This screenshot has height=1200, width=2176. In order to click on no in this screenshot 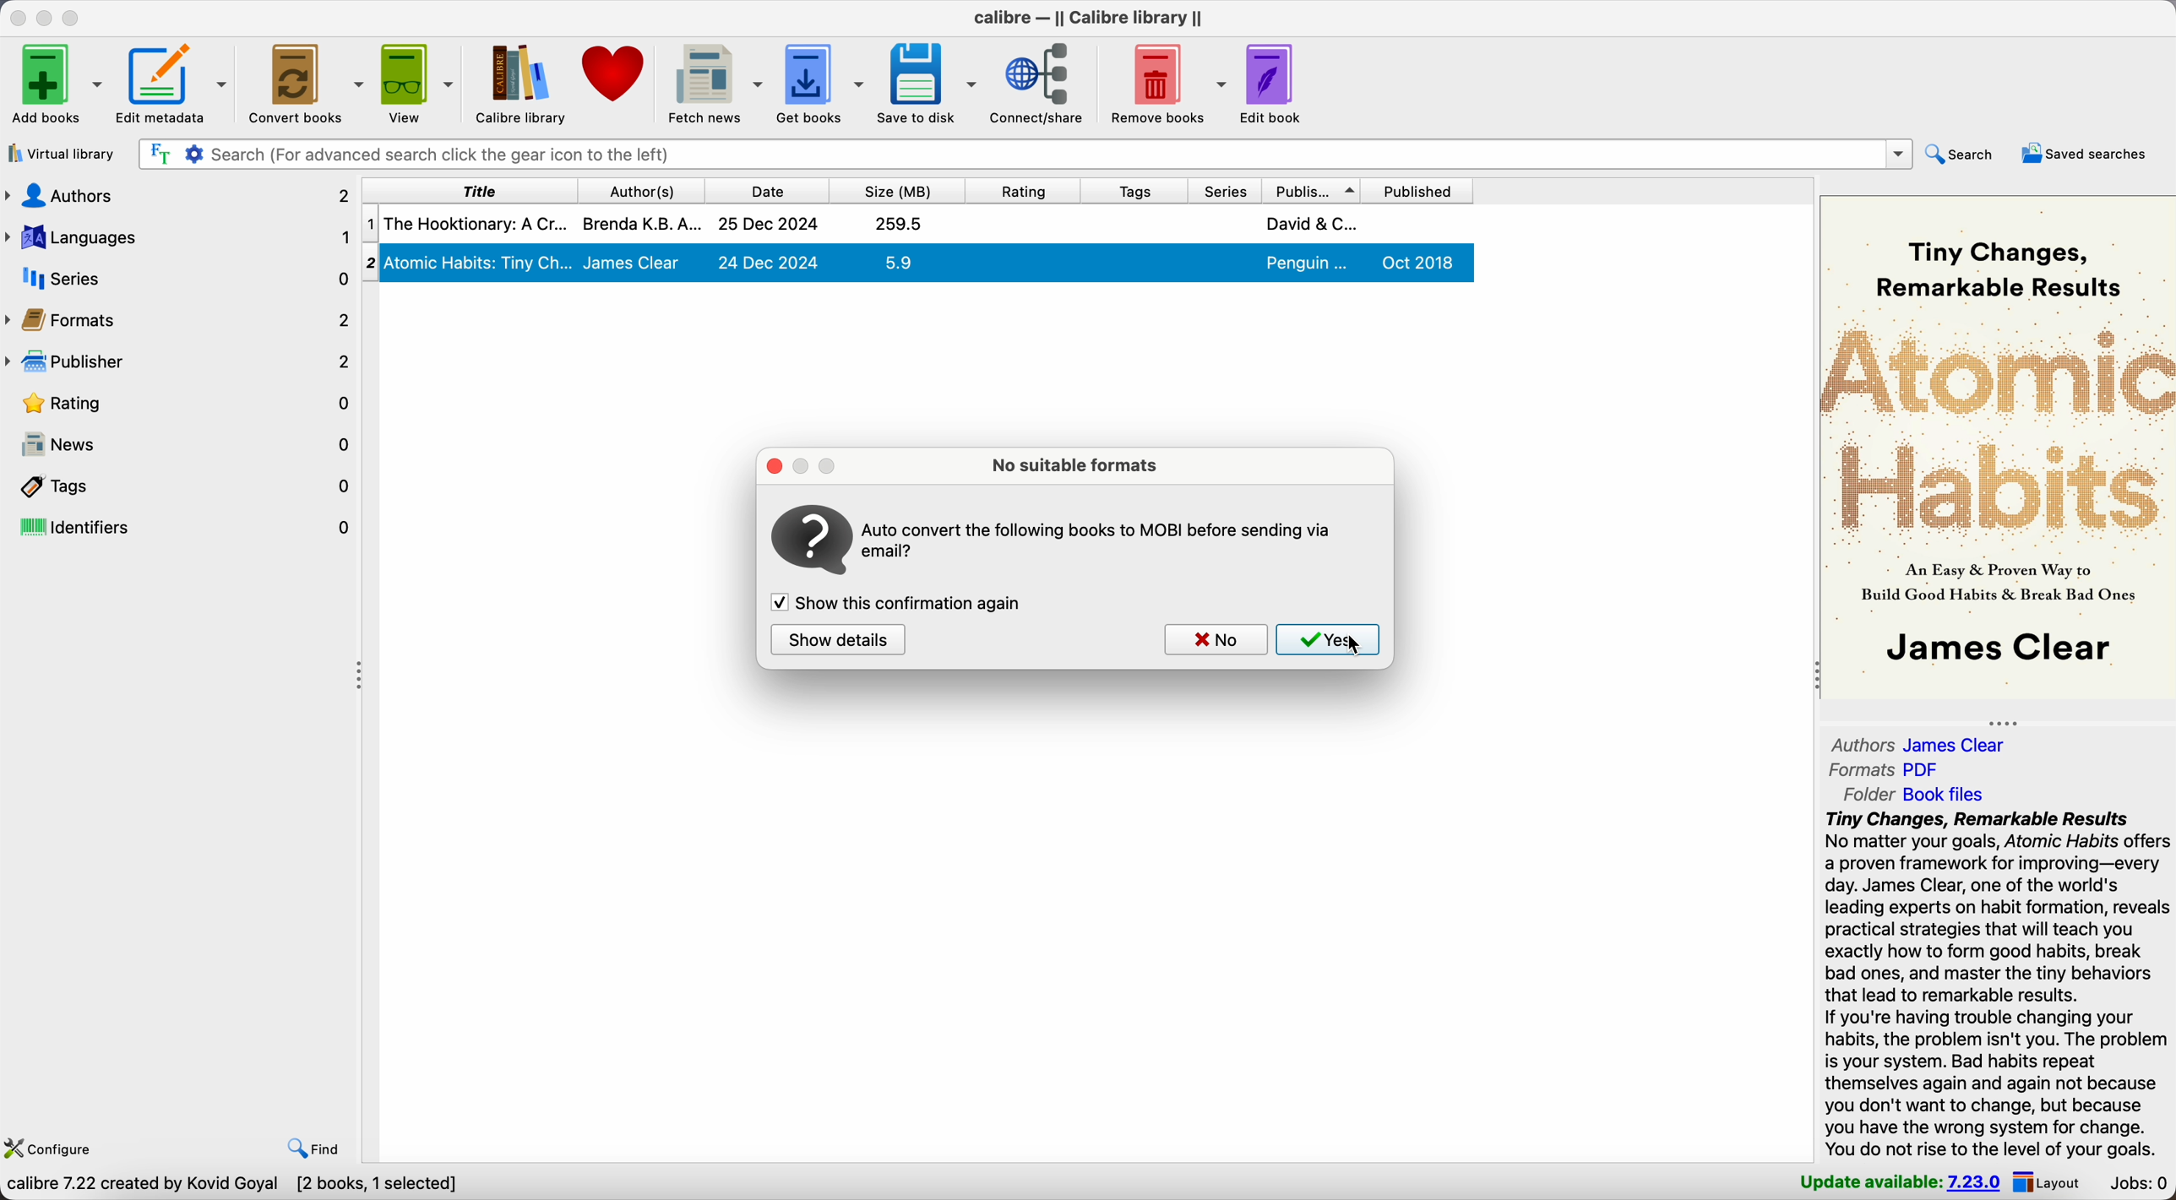, I will do `click(1219, 638)`.